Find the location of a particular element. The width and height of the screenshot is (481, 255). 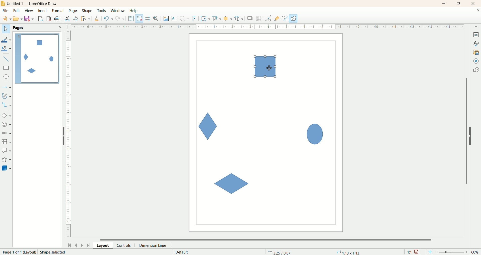

cursor is located at coordinates (270, 68).